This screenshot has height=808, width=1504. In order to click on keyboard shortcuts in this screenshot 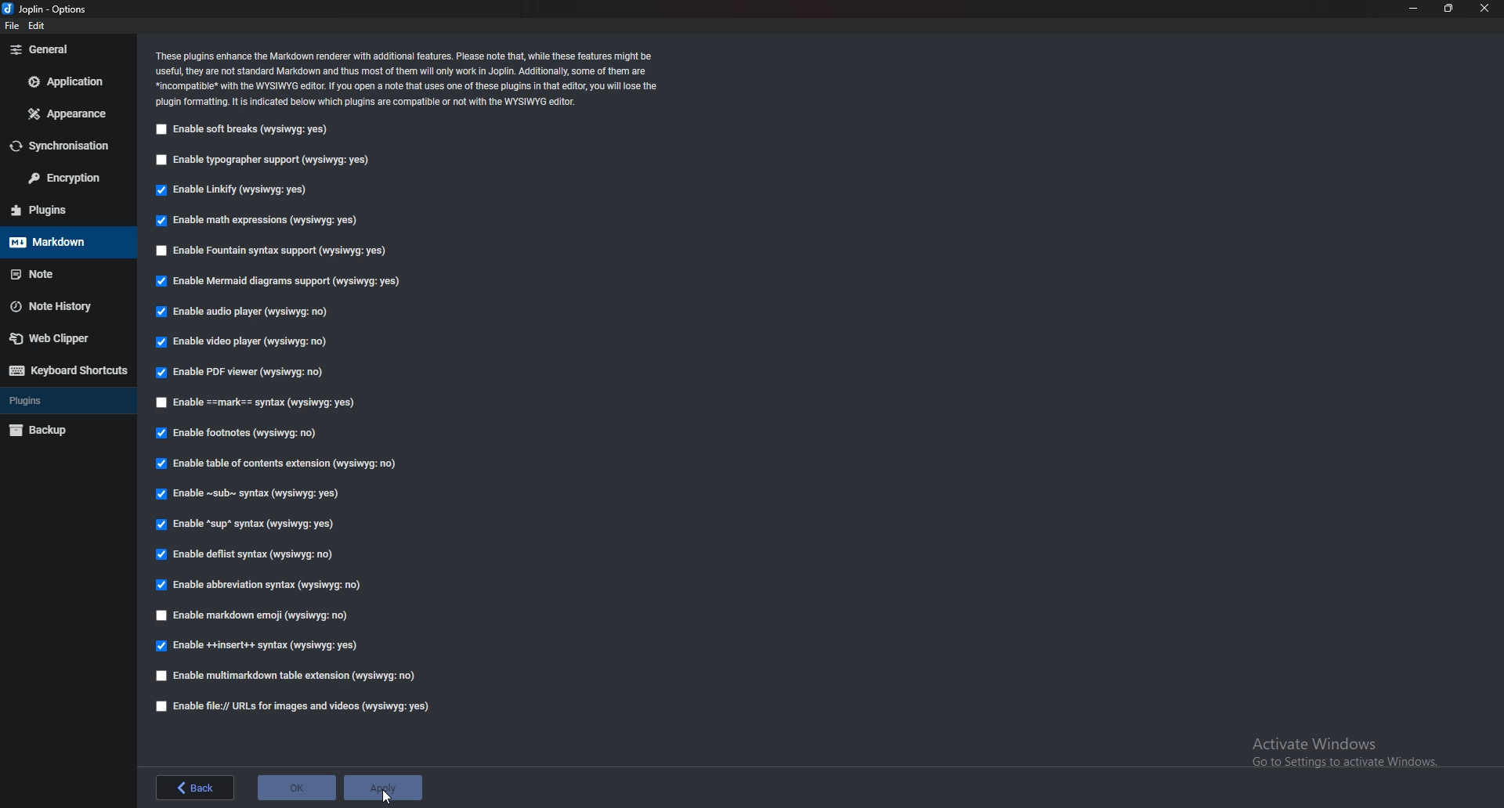, I will do `click(67, 370)`.